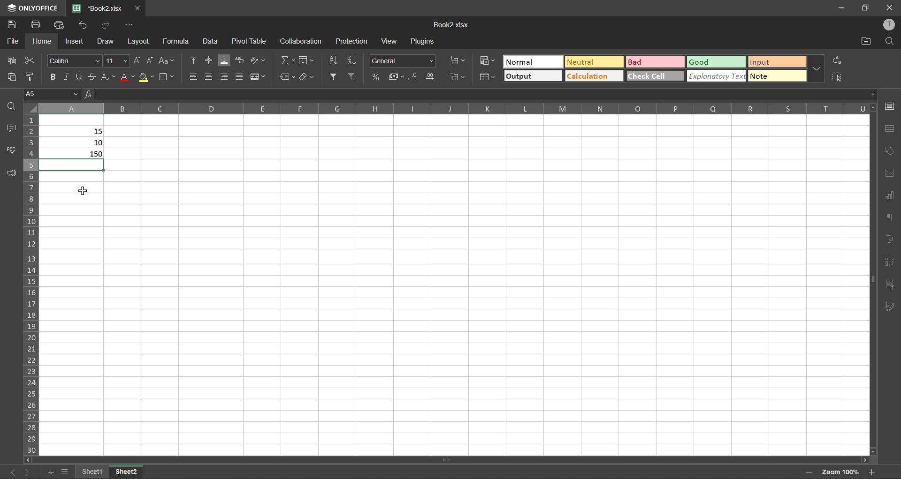 Image resolution: width=901 pixels, height=479 pixels. What do you see at coordinates (891, 27) in the screenshot?
I see `profile` at bounding box center [891, 27].